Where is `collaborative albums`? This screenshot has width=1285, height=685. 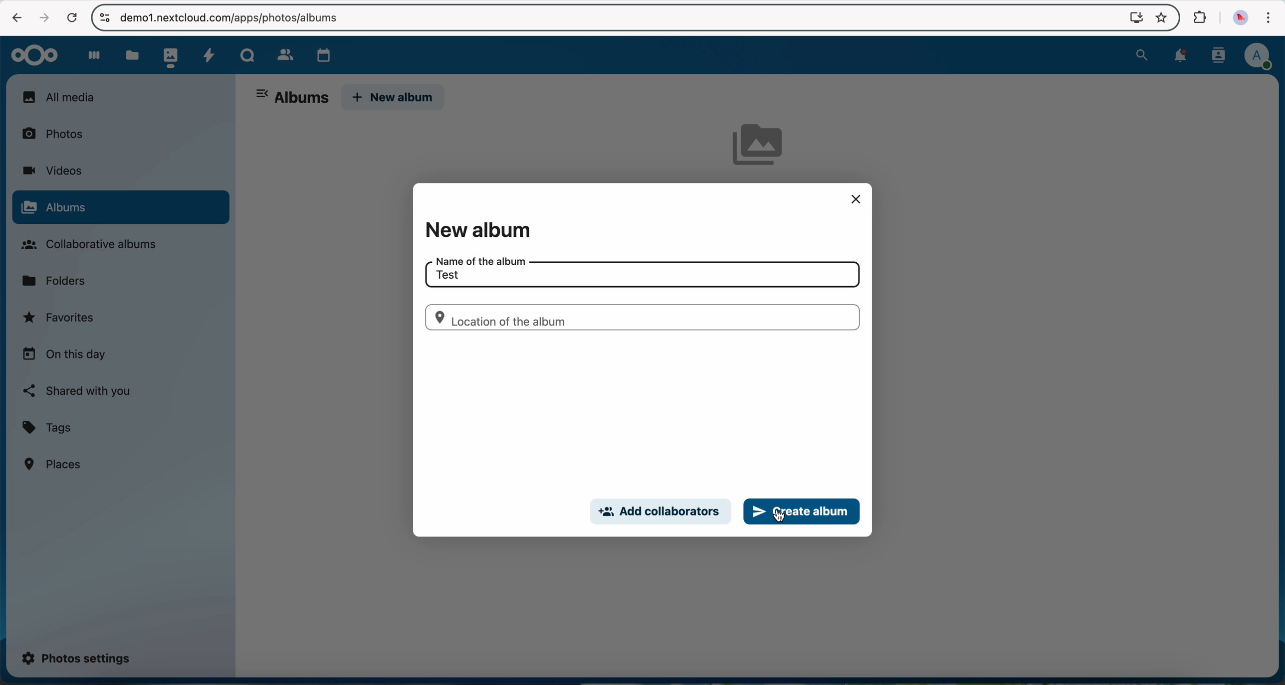 collaborative albums is located at coordinates (95, 245).